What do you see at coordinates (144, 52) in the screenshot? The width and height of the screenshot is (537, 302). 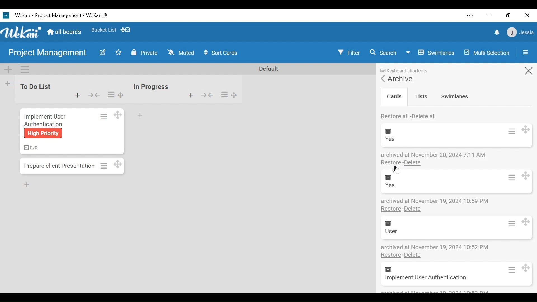 I see `Private` at bounding box center [144, 52].